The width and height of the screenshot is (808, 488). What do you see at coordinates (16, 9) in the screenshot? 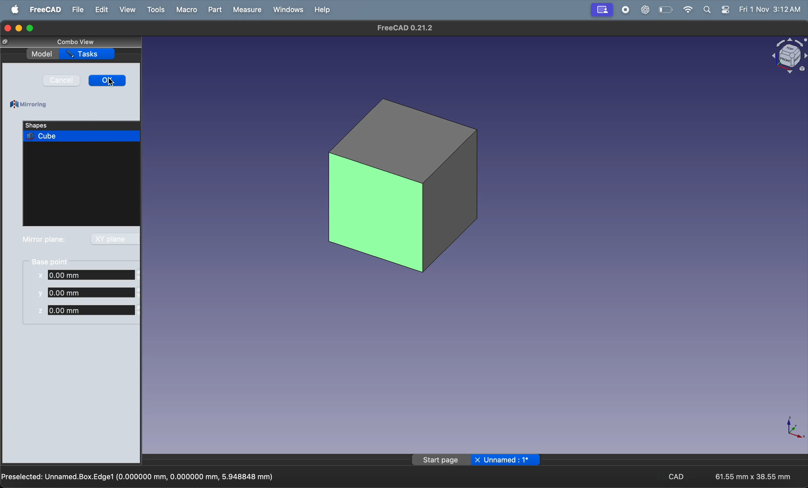
I see `apple menu` at bounding box center [16, 9].